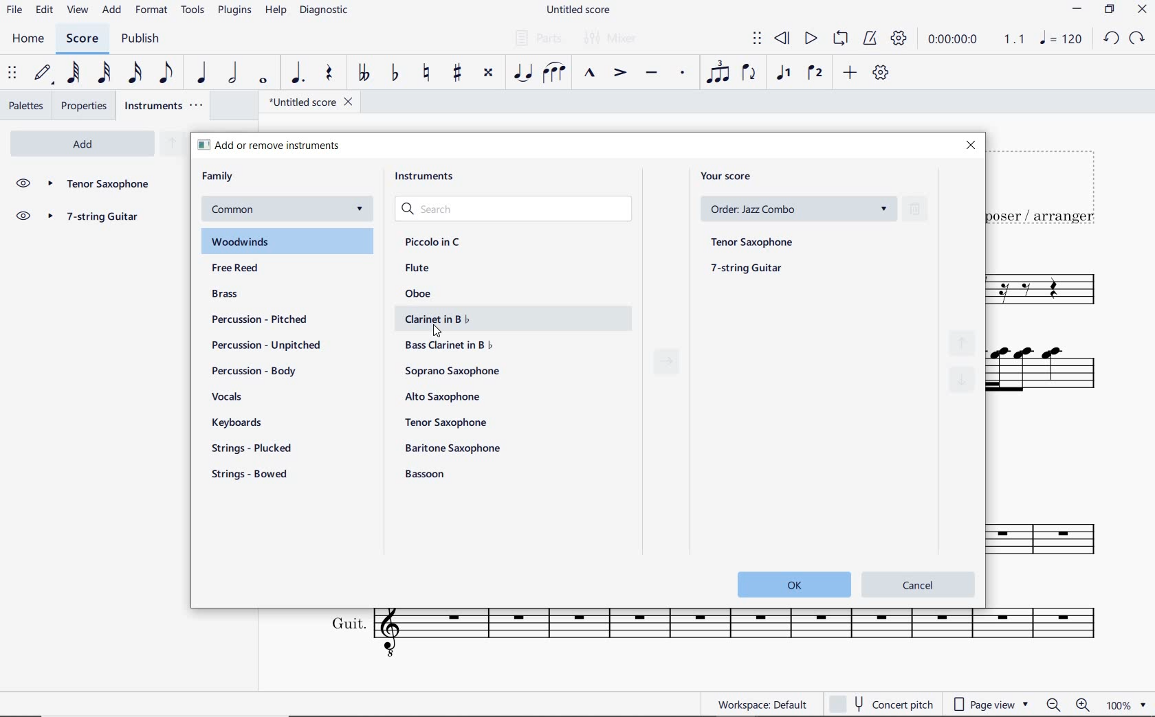  What do you see at coordinates (426, 474) in the screenshot?
I see `basson` at bounding box center [426, 474].